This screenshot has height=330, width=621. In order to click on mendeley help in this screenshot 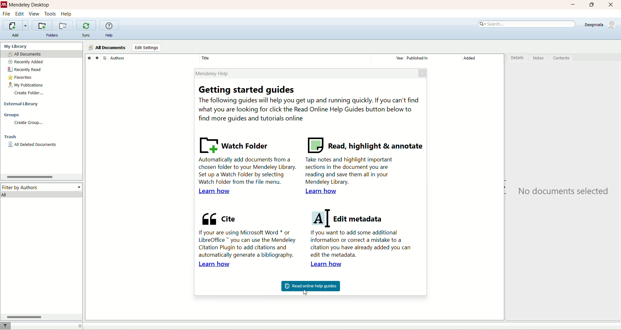, I will do `click(303, 73)`.